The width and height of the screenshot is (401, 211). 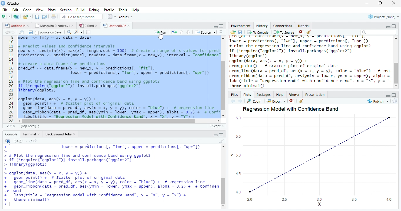 What do you see at coordinates (295, 95) in the screenshot?
I see `Viewer` at bounding box center [295, 95].